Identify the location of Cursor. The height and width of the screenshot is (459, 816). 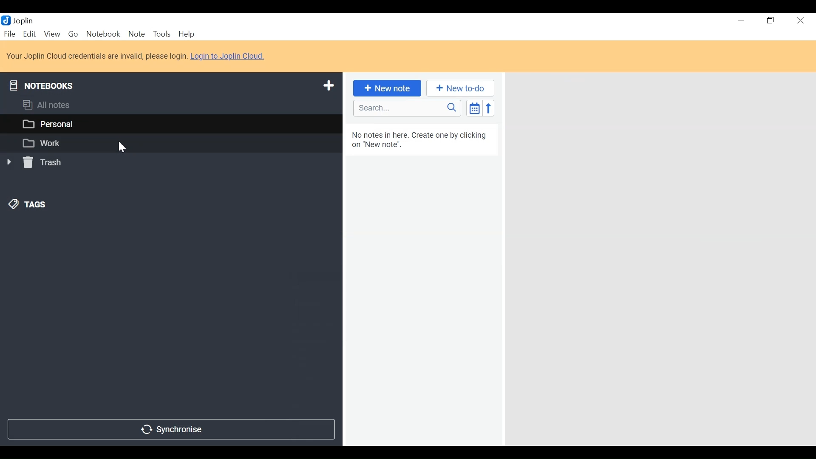
(124, 147).